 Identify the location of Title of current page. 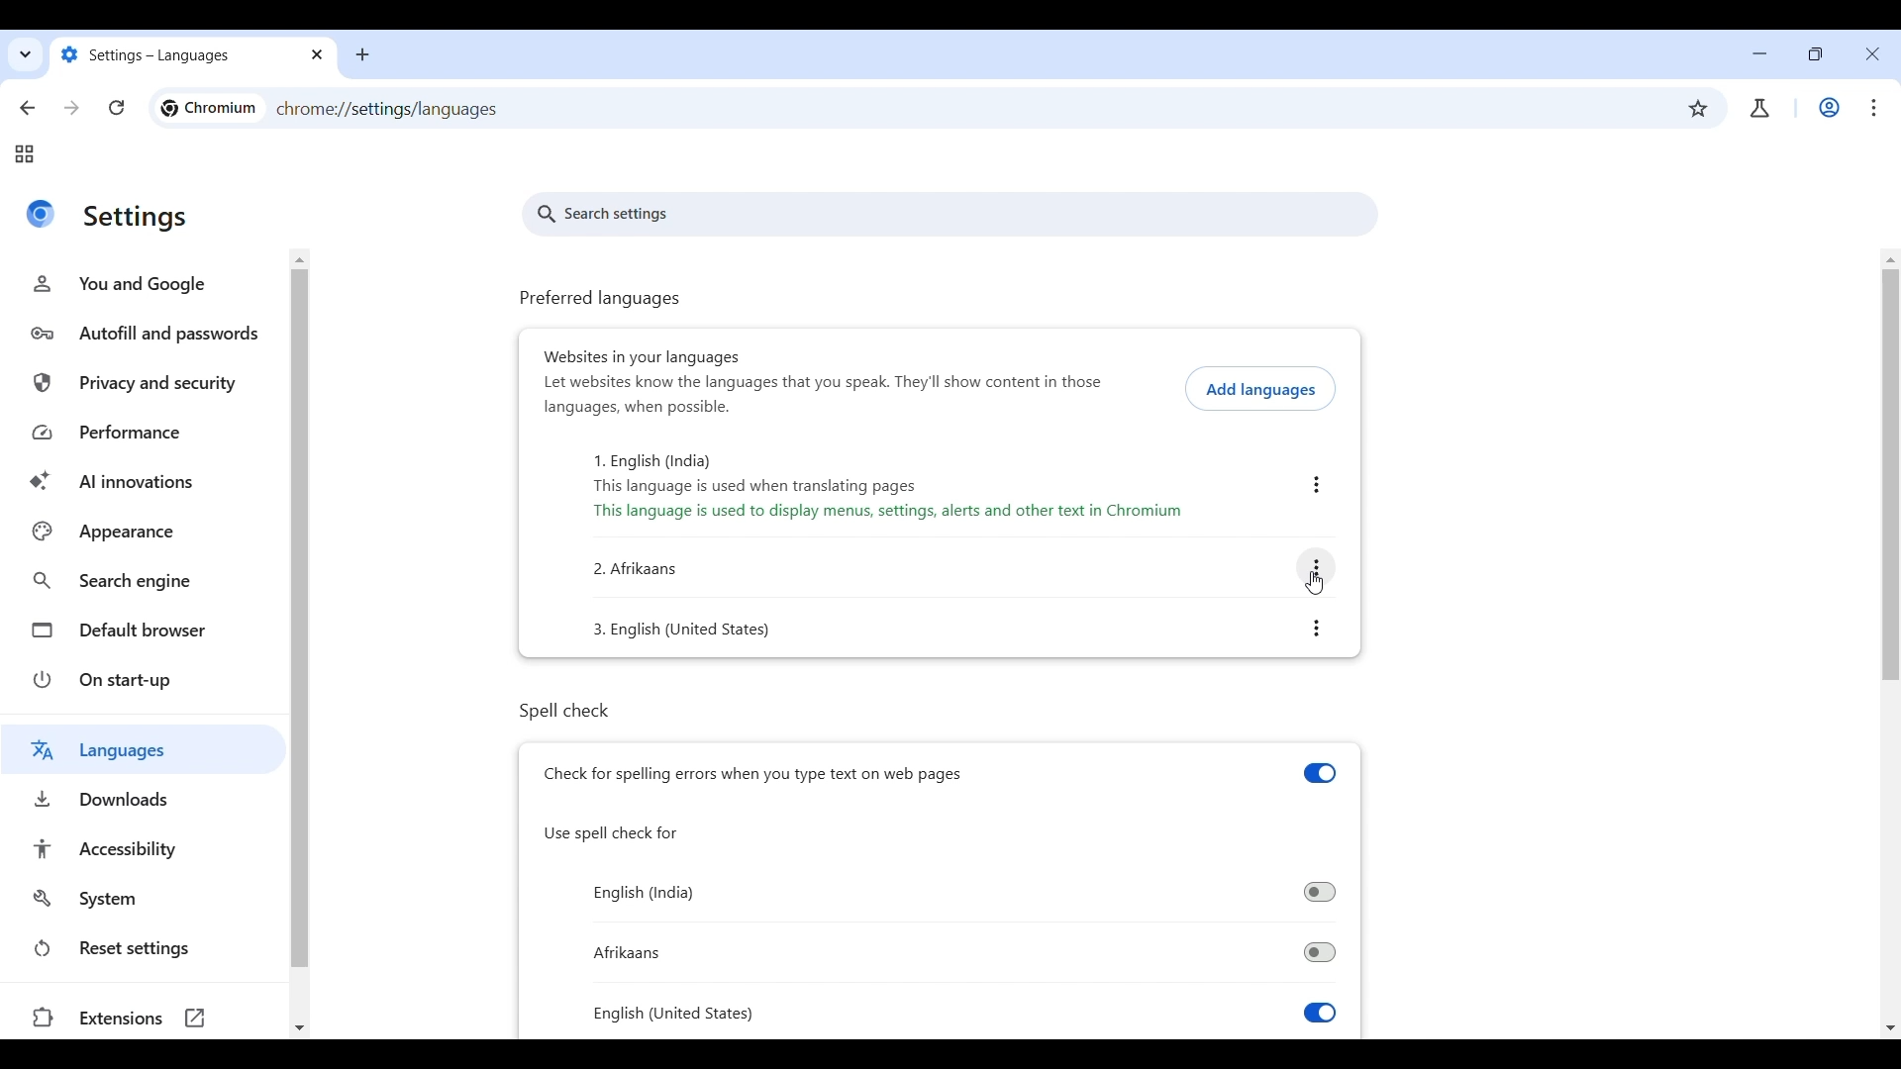
(137, 219).